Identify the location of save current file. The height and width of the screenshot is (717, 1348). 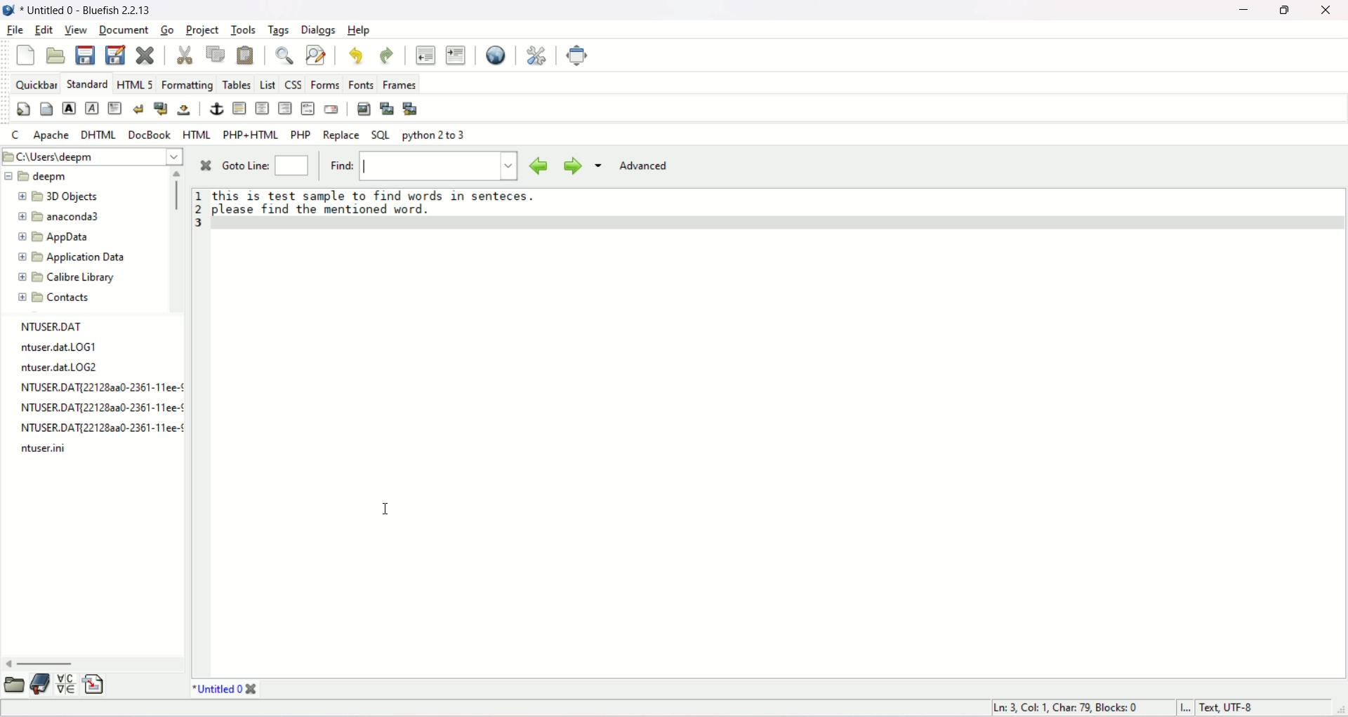
(84, 53).